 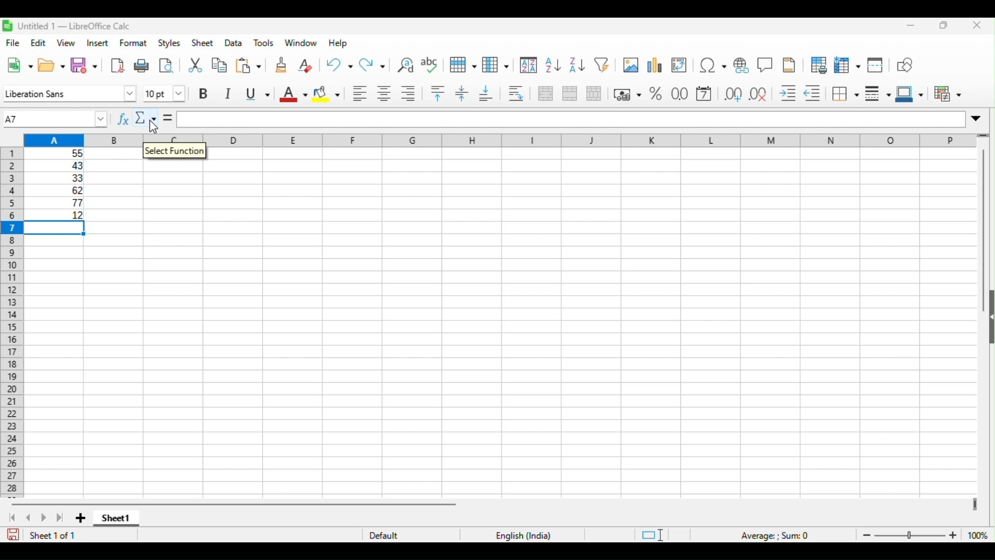 I want to click on toggle print preview, so click(x=167, y=65).